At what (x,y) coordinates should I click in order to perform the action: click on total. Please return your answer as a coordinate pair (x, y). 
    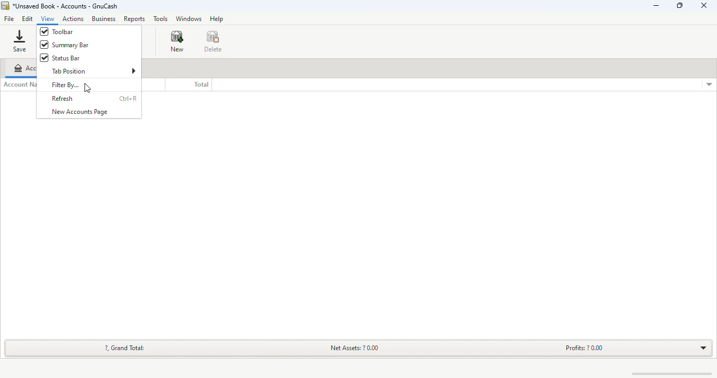
    Looking at the image, I should click on (201, 85).